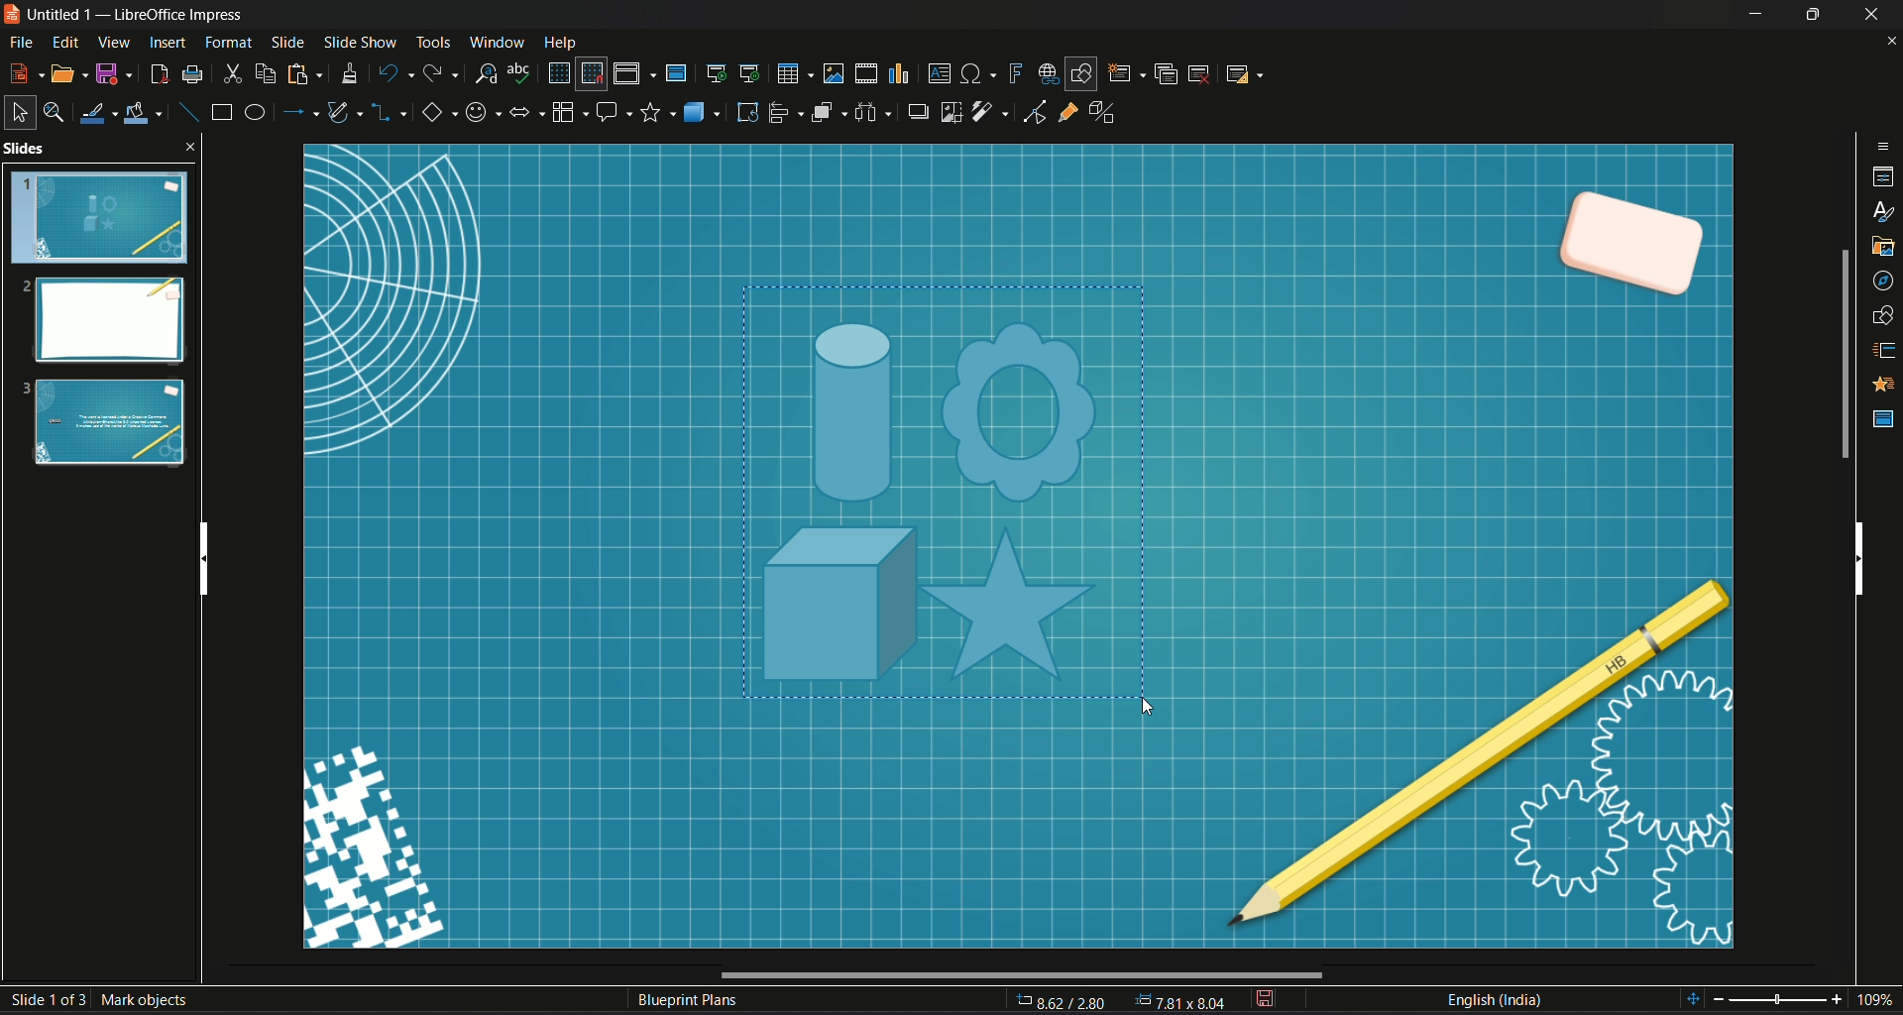  What do you see at coordinates (704, 111) in the screenshot?
I see `3D objects` at bounding box center [704, 111].